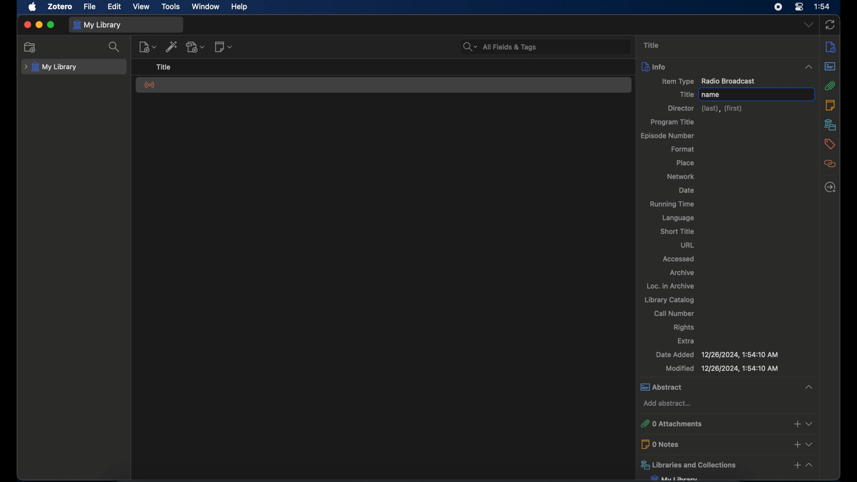 Image resolution: width=857 pixels, height=482 pixels. I want to click on director (last),(first), so click(706, 109).